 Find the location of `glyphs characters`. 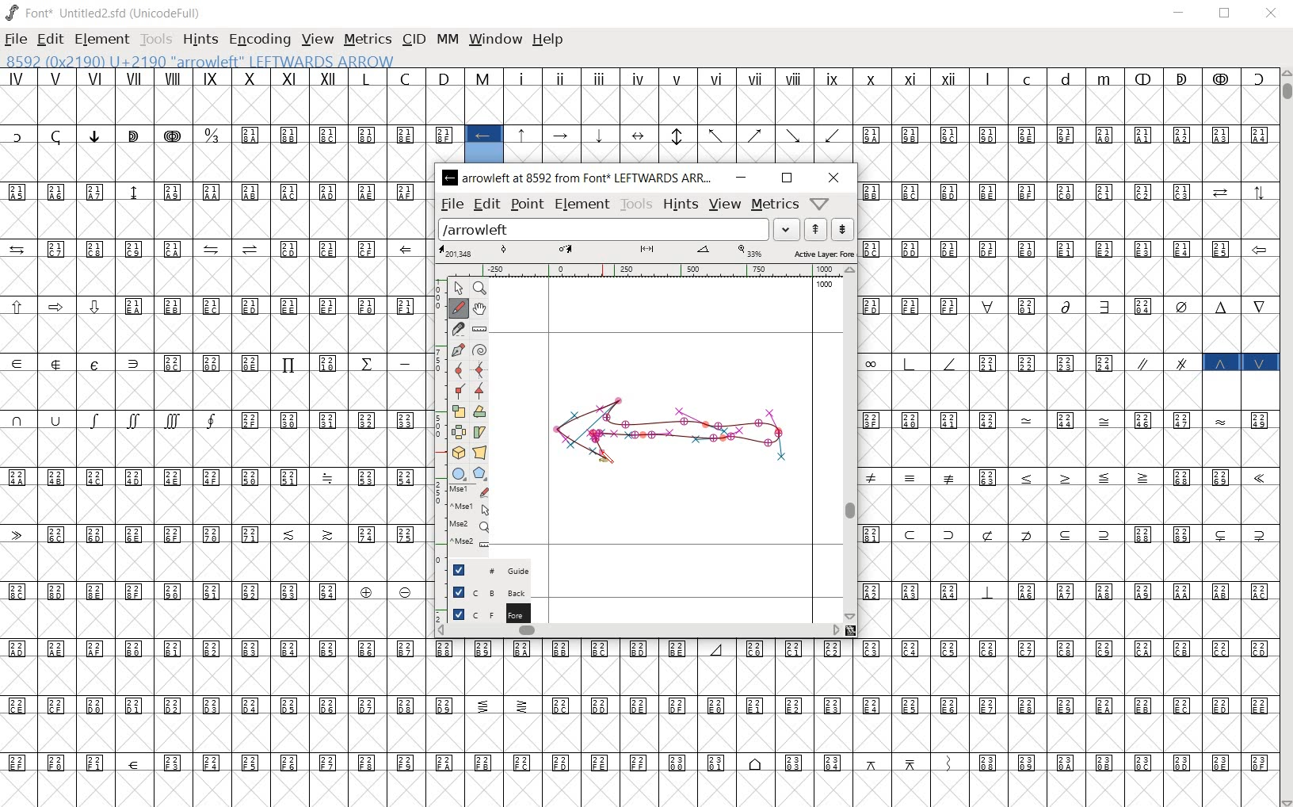

glyphs characters is located at coordinates (1067, 434).